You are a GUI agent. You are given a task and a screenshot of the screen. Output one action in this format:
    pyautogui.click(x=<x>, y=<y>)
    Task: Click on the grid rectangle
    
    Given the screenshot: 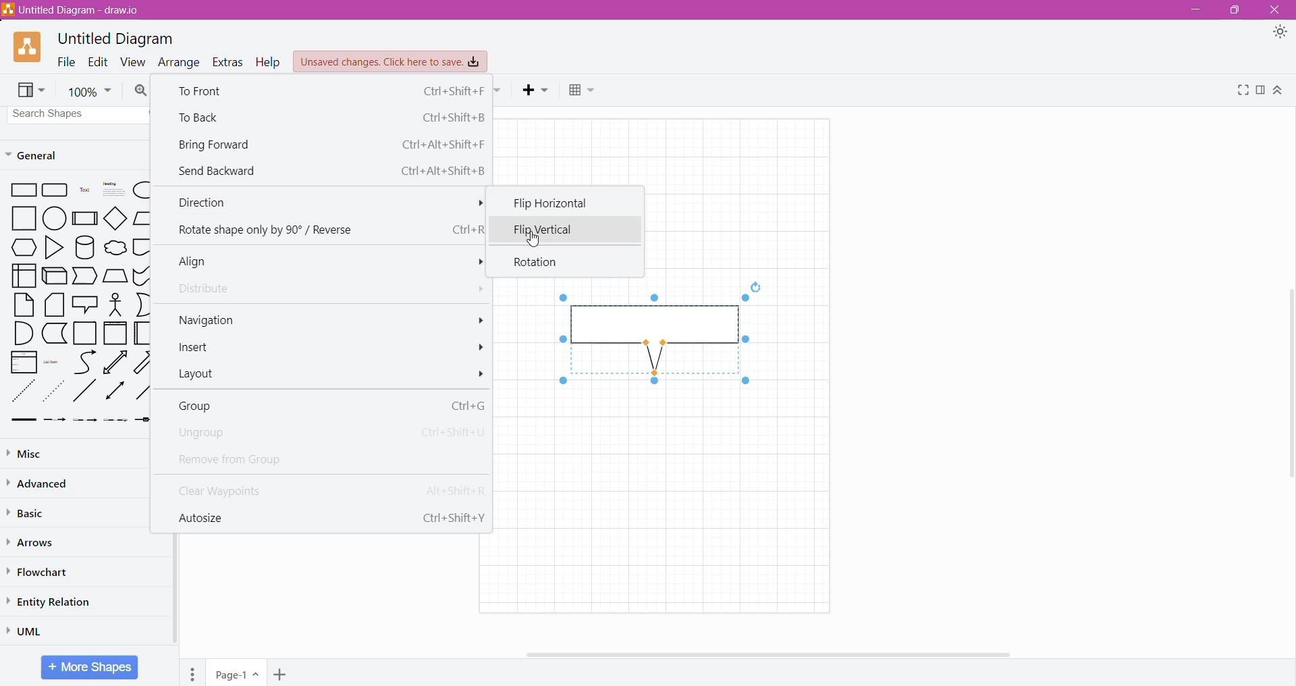 What is the action you would take?
    pyautogui.click(x=55, y=191)
    